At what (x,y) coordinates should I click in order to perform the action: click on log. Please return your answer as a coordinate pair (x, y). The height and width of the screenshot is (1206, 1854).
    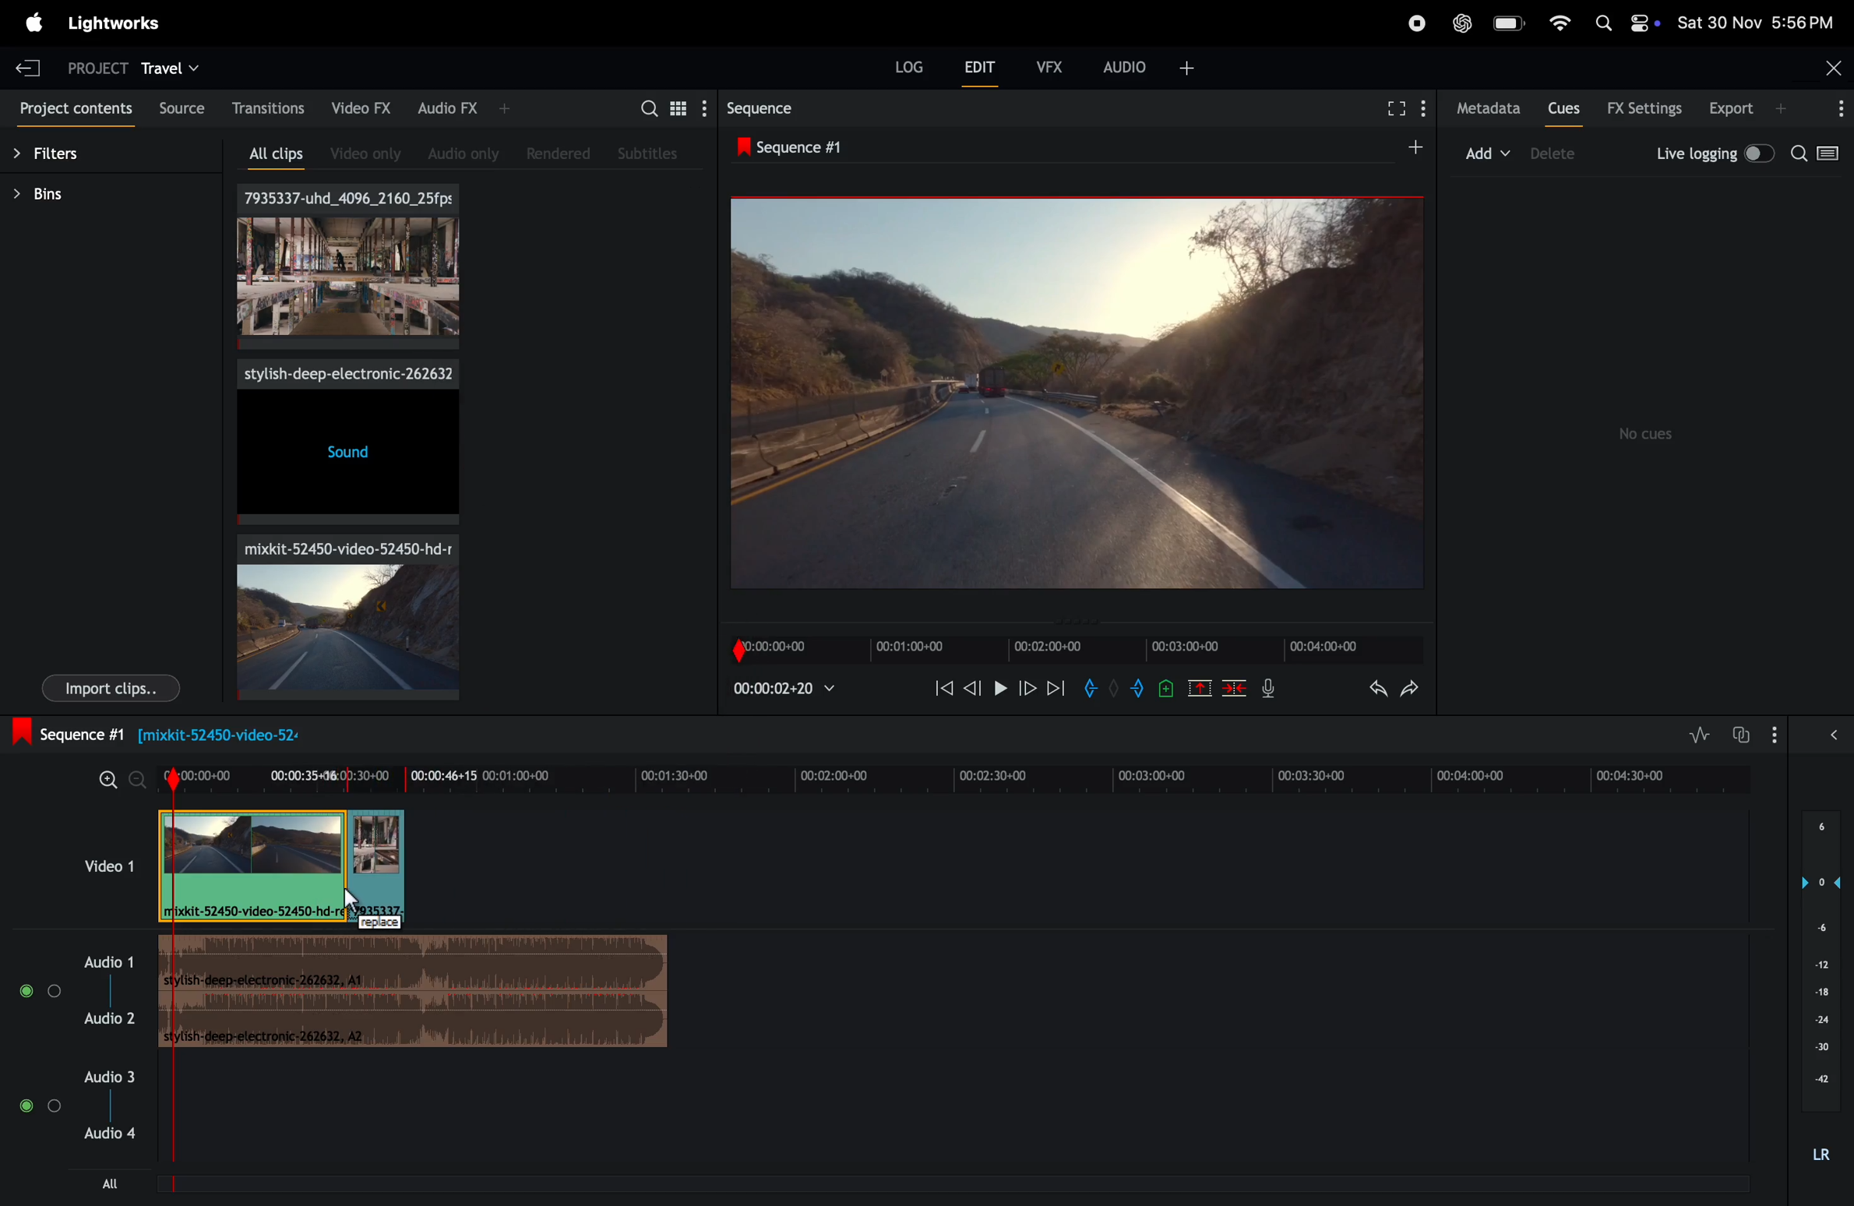
    Looking at the image, I should click on (898, 68).